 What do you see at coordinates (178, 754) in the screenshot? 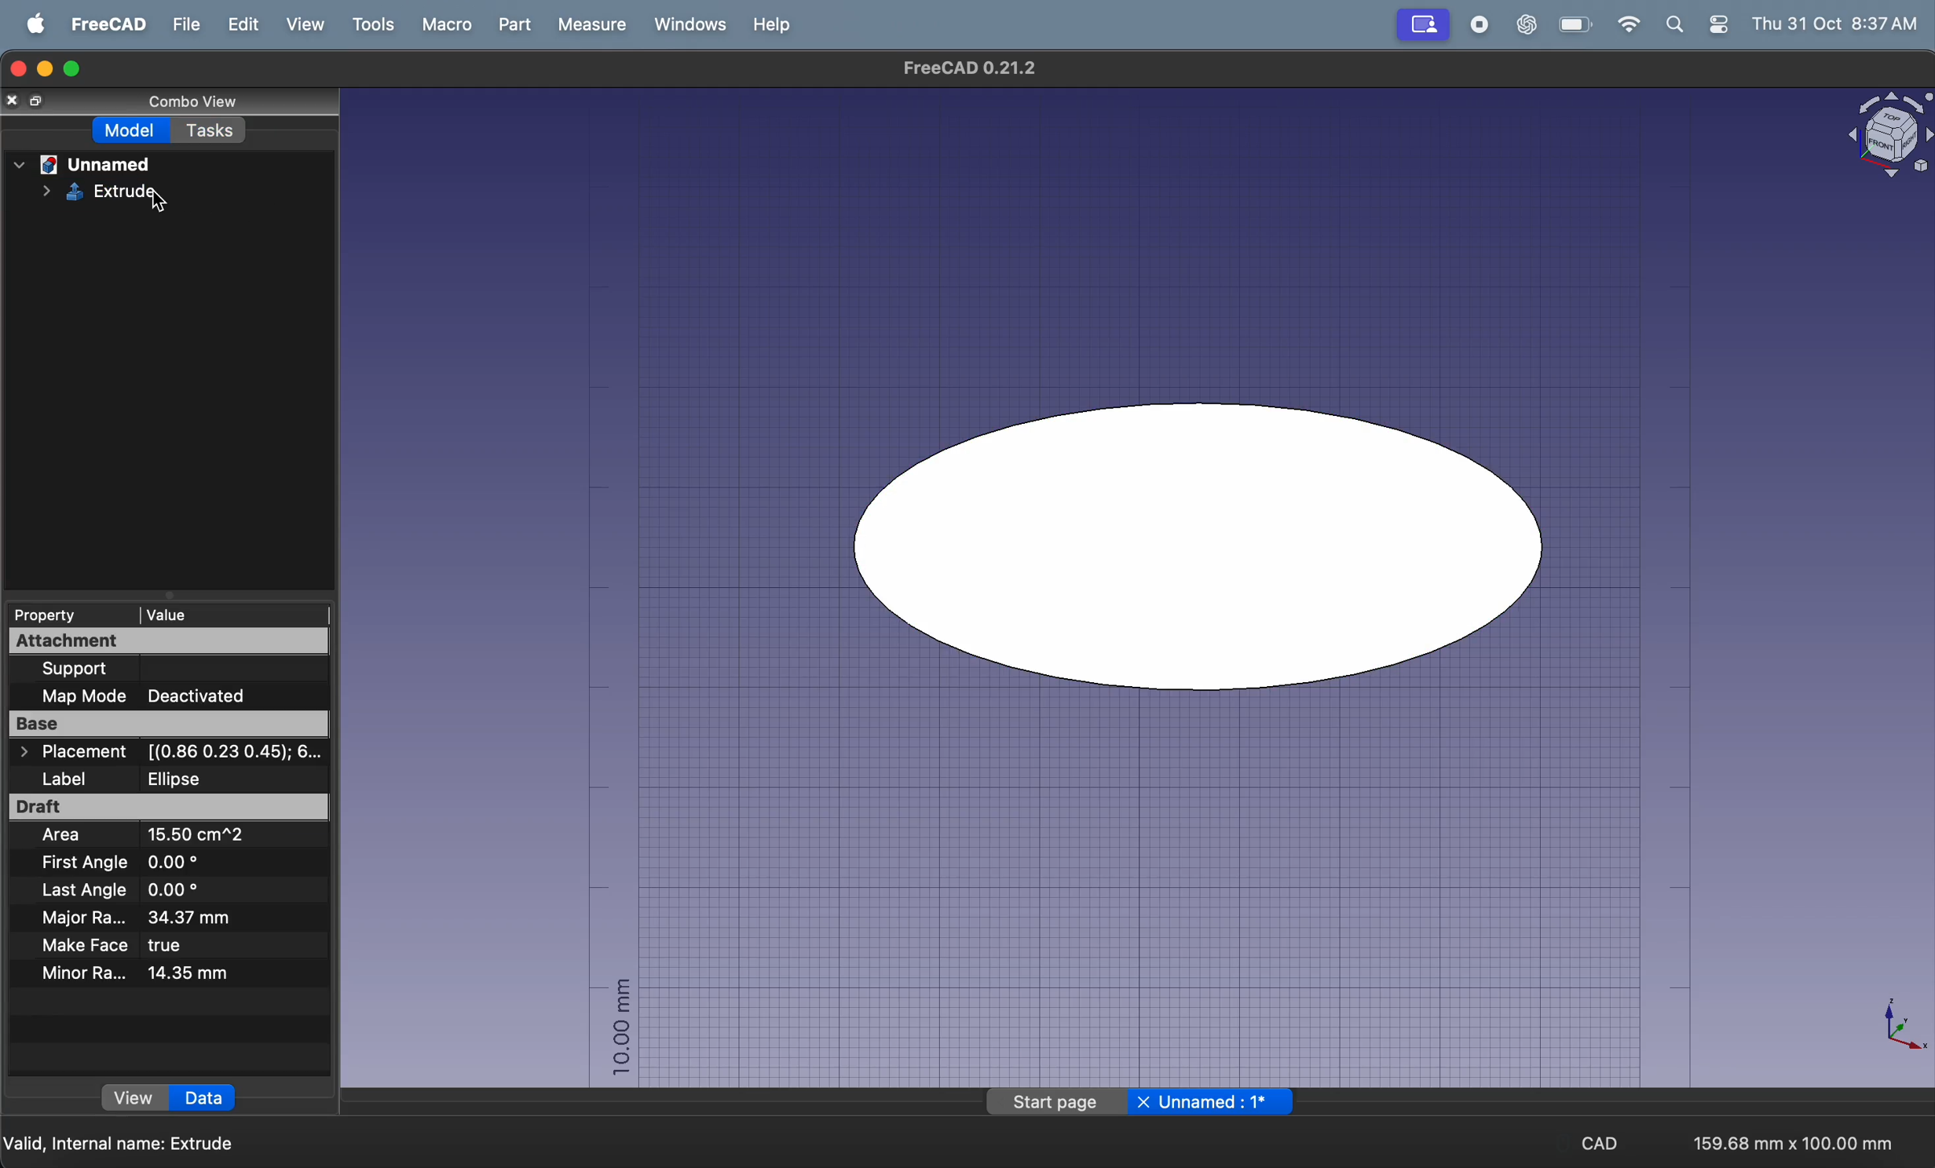
I see `placement` at bounding box center [178, 754].